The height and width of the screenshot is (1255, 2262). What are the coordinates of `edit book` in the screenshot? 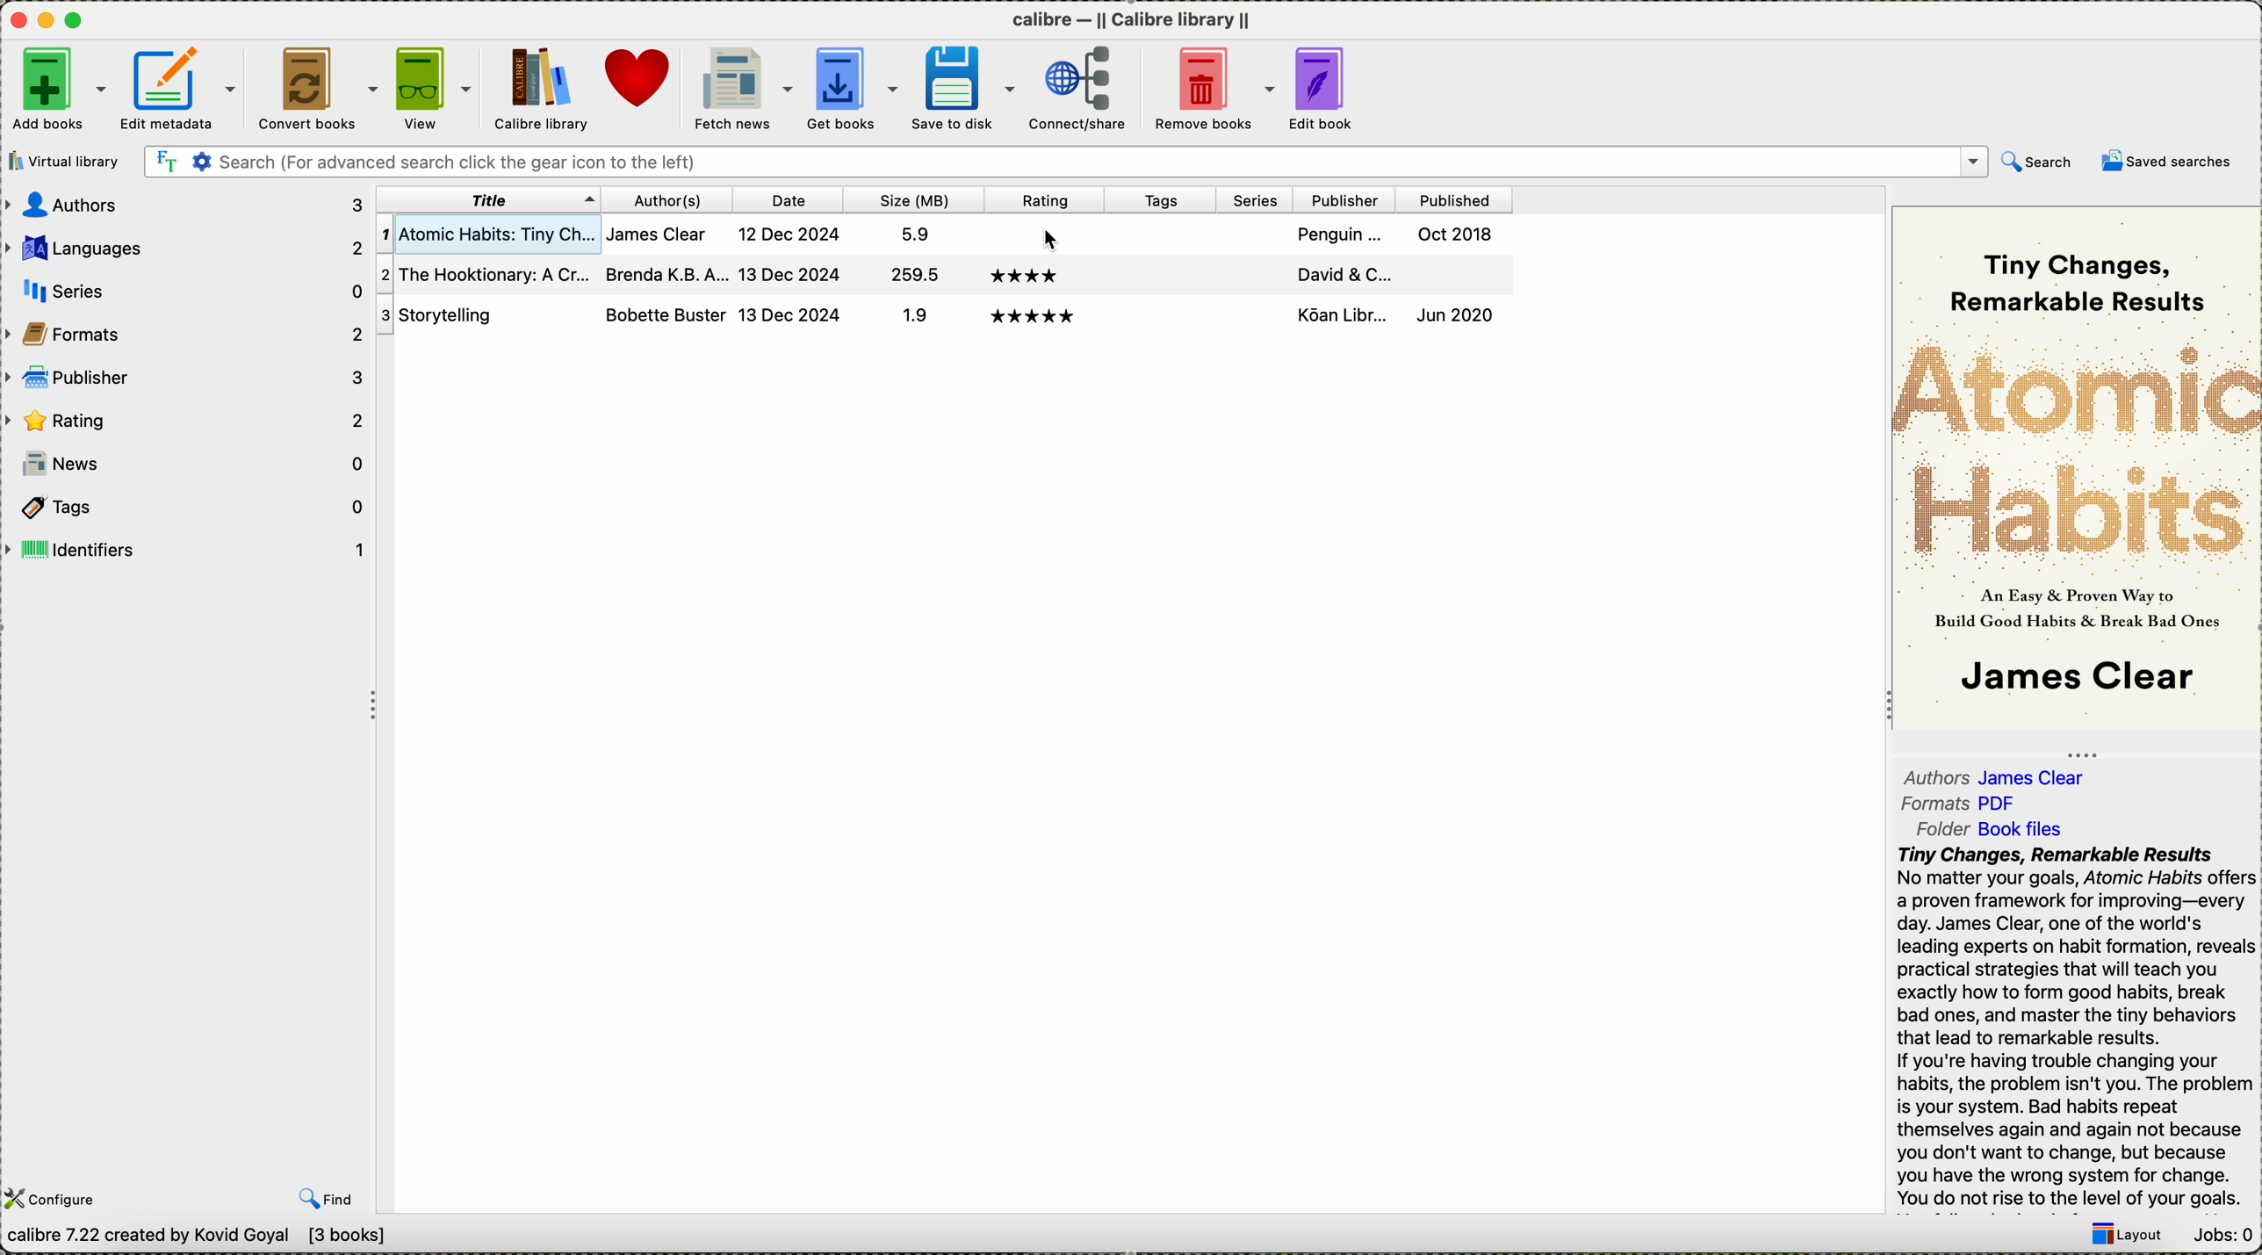 It's located at (1326, 88).